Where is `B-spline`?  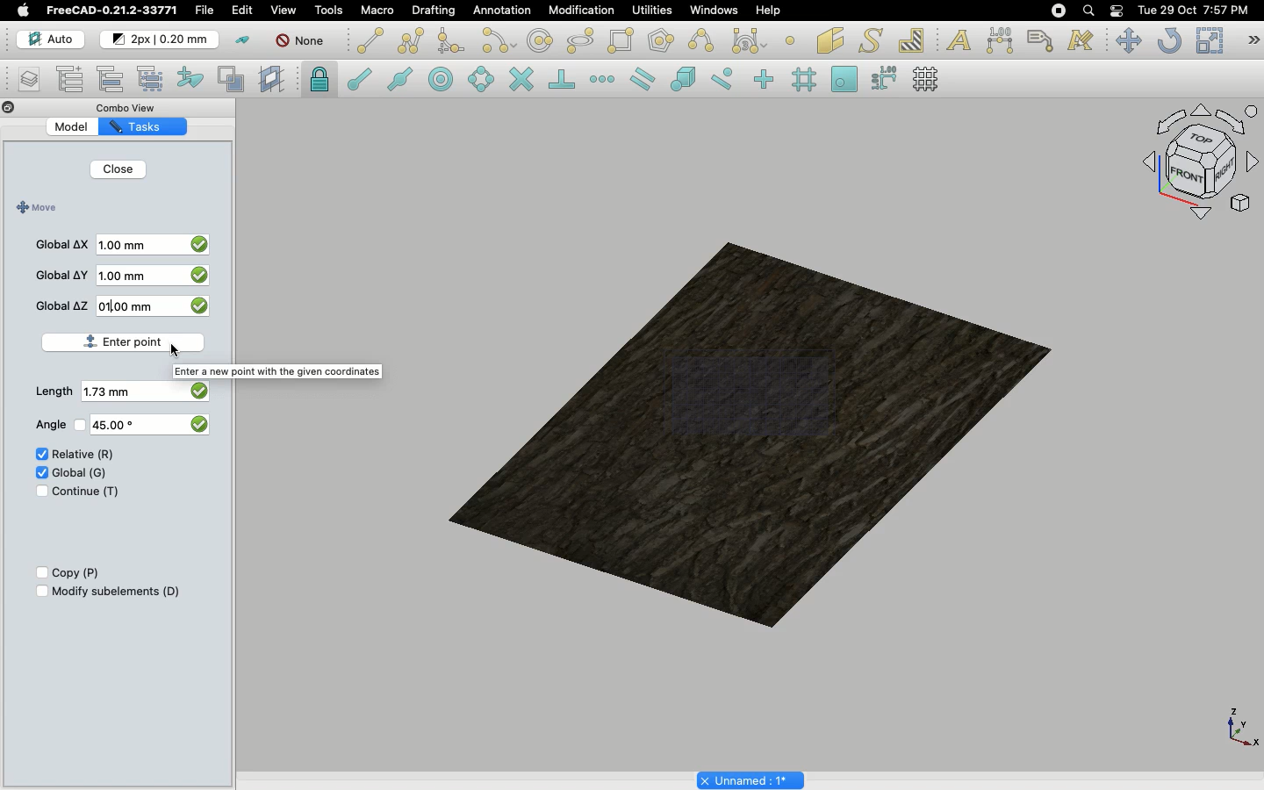
B-spline is located at coordinates (704, 40).